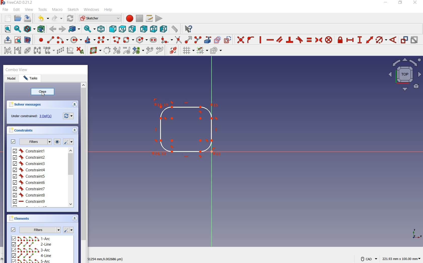 Image resolution: width=423 pixels, height=263 pixels. Describe the element at coordinates (28, 40) in the screenshot. I see `view section` at that location.